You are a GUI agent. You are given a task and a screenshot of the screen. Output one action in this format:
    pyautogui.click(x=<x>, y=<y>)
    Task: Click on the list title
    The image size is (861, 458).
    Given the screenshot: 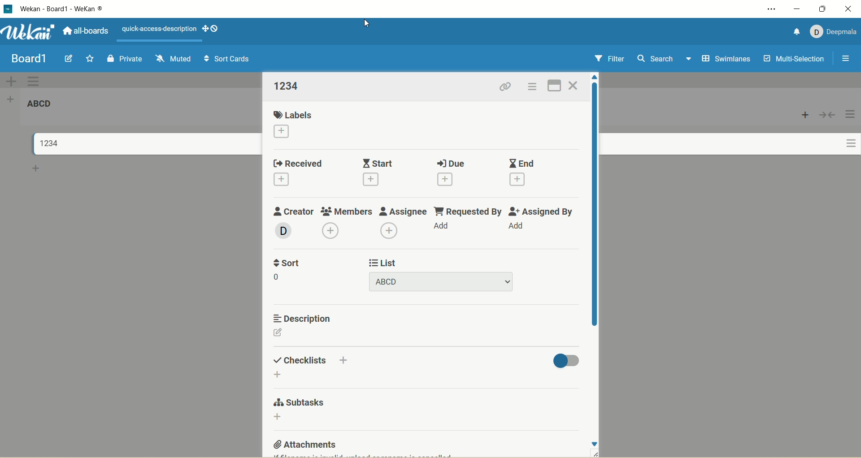 What is the action you would take?
    pyautogui.click(x=287, y=86)
    